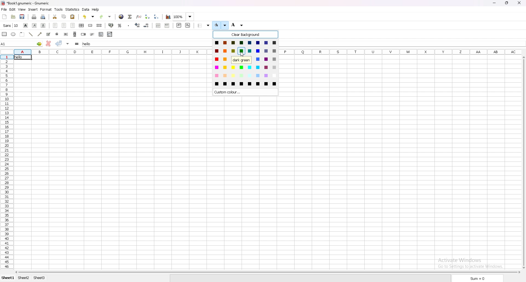  I want to click on new, so click(4, 16).